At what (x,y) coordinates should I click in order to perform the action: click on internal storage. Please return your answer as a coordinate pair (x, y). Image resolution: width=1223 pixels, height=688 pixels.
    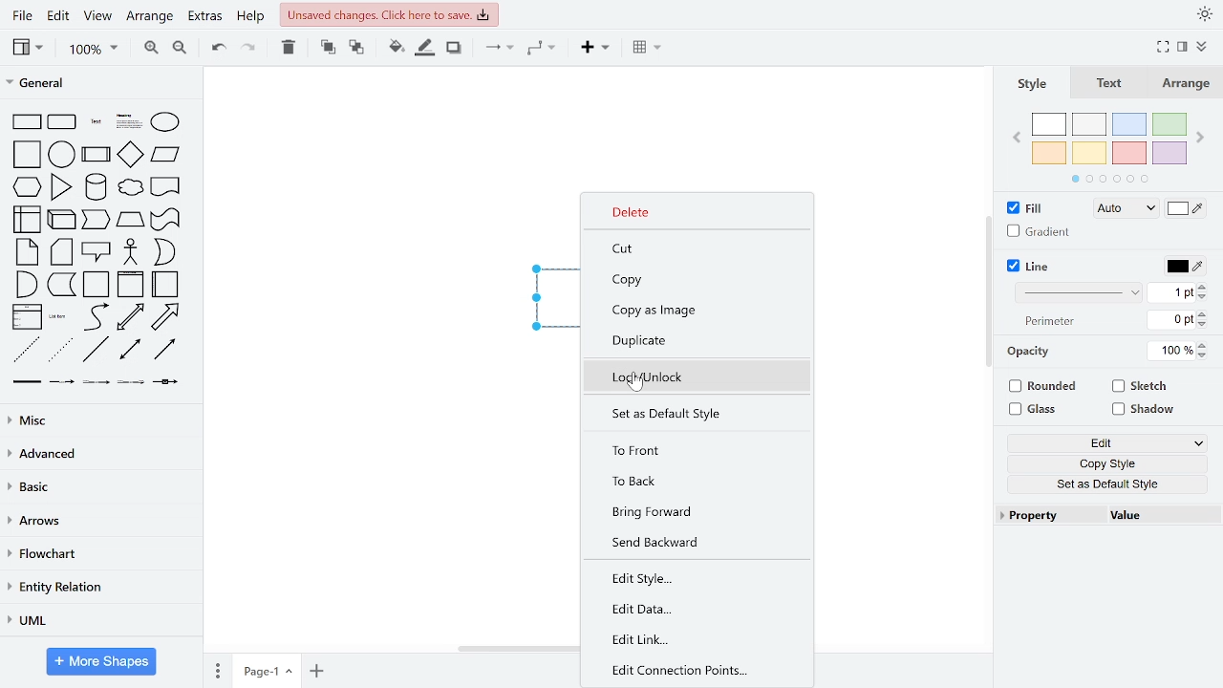
    Looking at the image, I should click on (45, 219).